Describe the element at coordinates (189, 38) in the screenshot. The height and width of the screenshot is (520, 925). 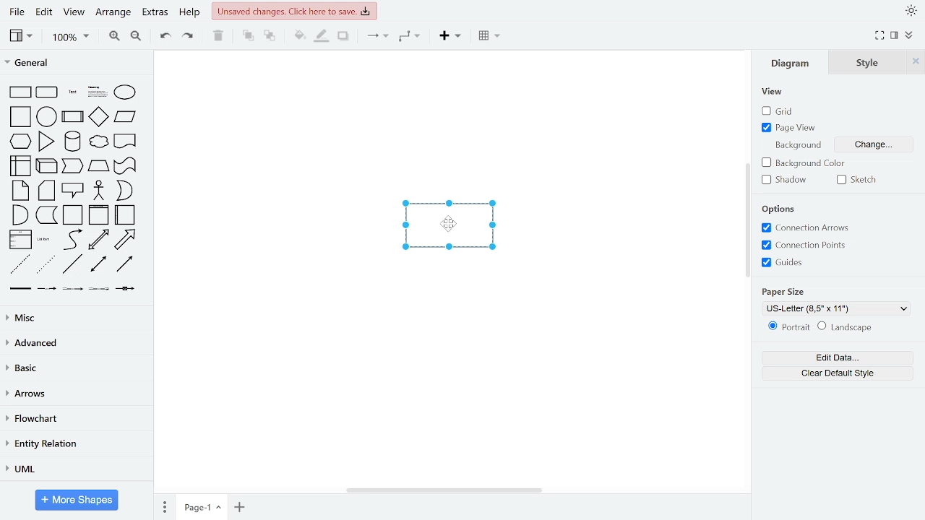
I see `redo` at that location.